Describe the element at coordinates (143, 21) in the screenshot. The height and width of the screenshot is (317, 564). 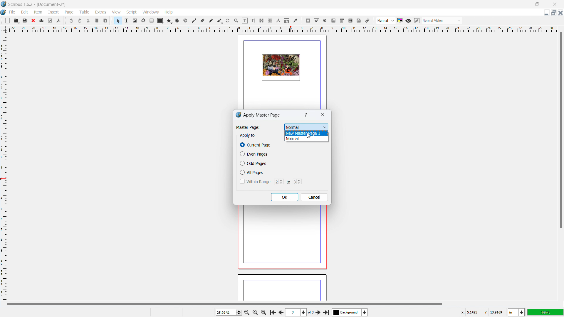
I see `render frame` at that location.